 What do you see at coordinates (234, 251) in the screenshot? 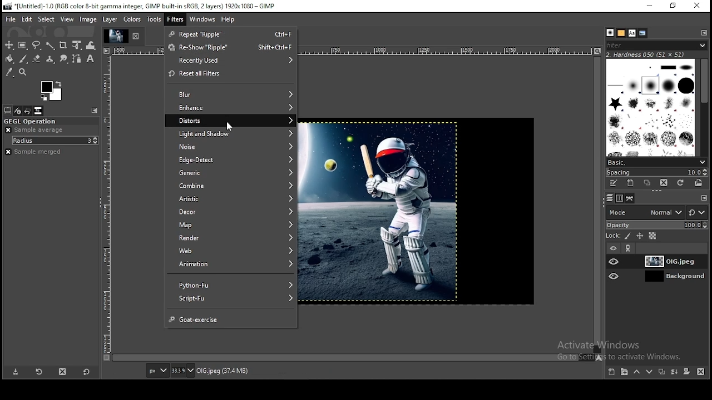
I see `web` at bounding box center [234, 251].